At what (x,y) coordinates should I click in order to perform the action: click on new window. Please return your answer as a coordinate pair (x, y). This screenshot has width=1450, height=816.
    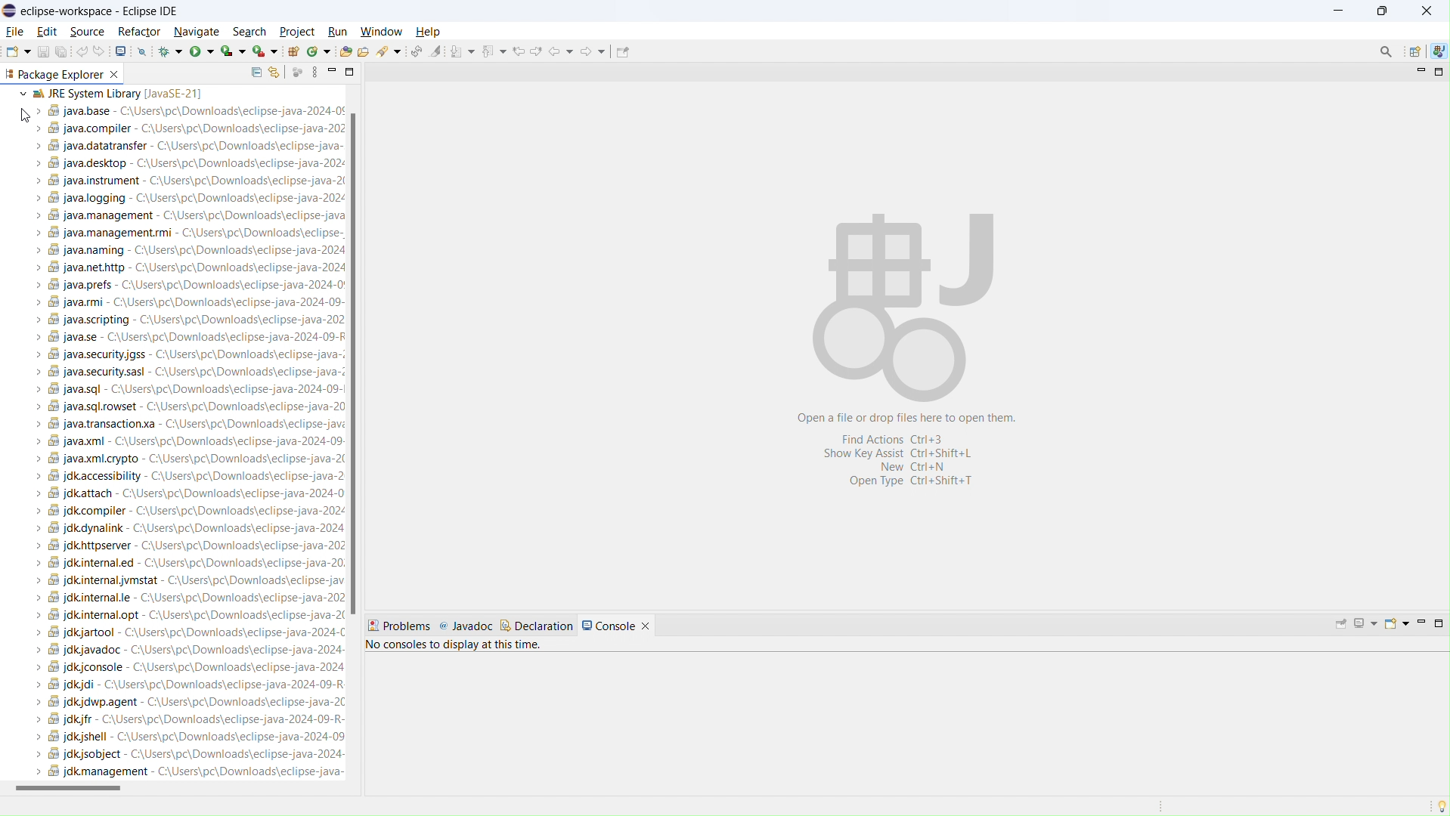
    Looking at the image, I should click on (264, 51).